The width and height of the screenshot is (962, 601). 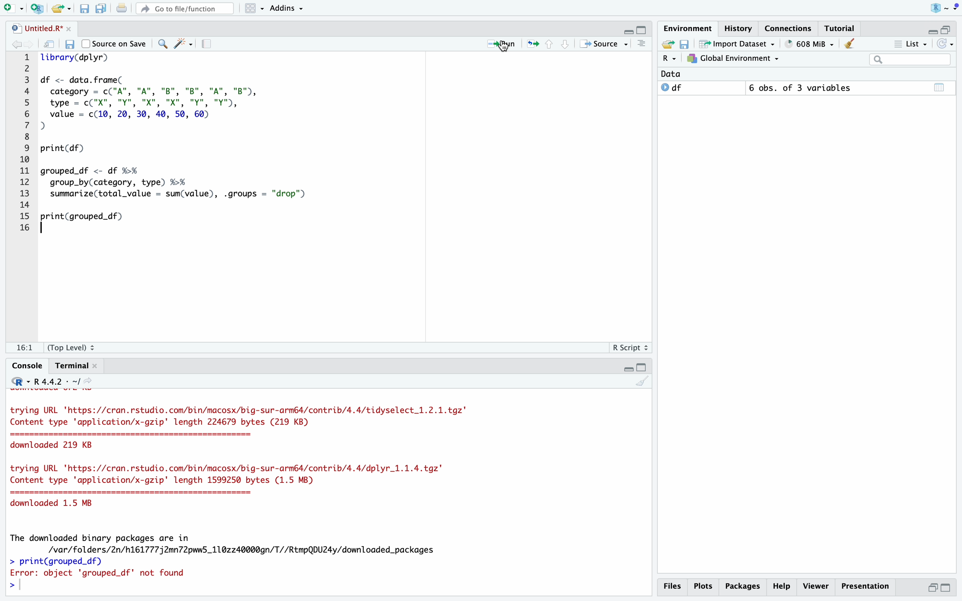 I want to click on Go to previous location, so click(x=15, y=45).